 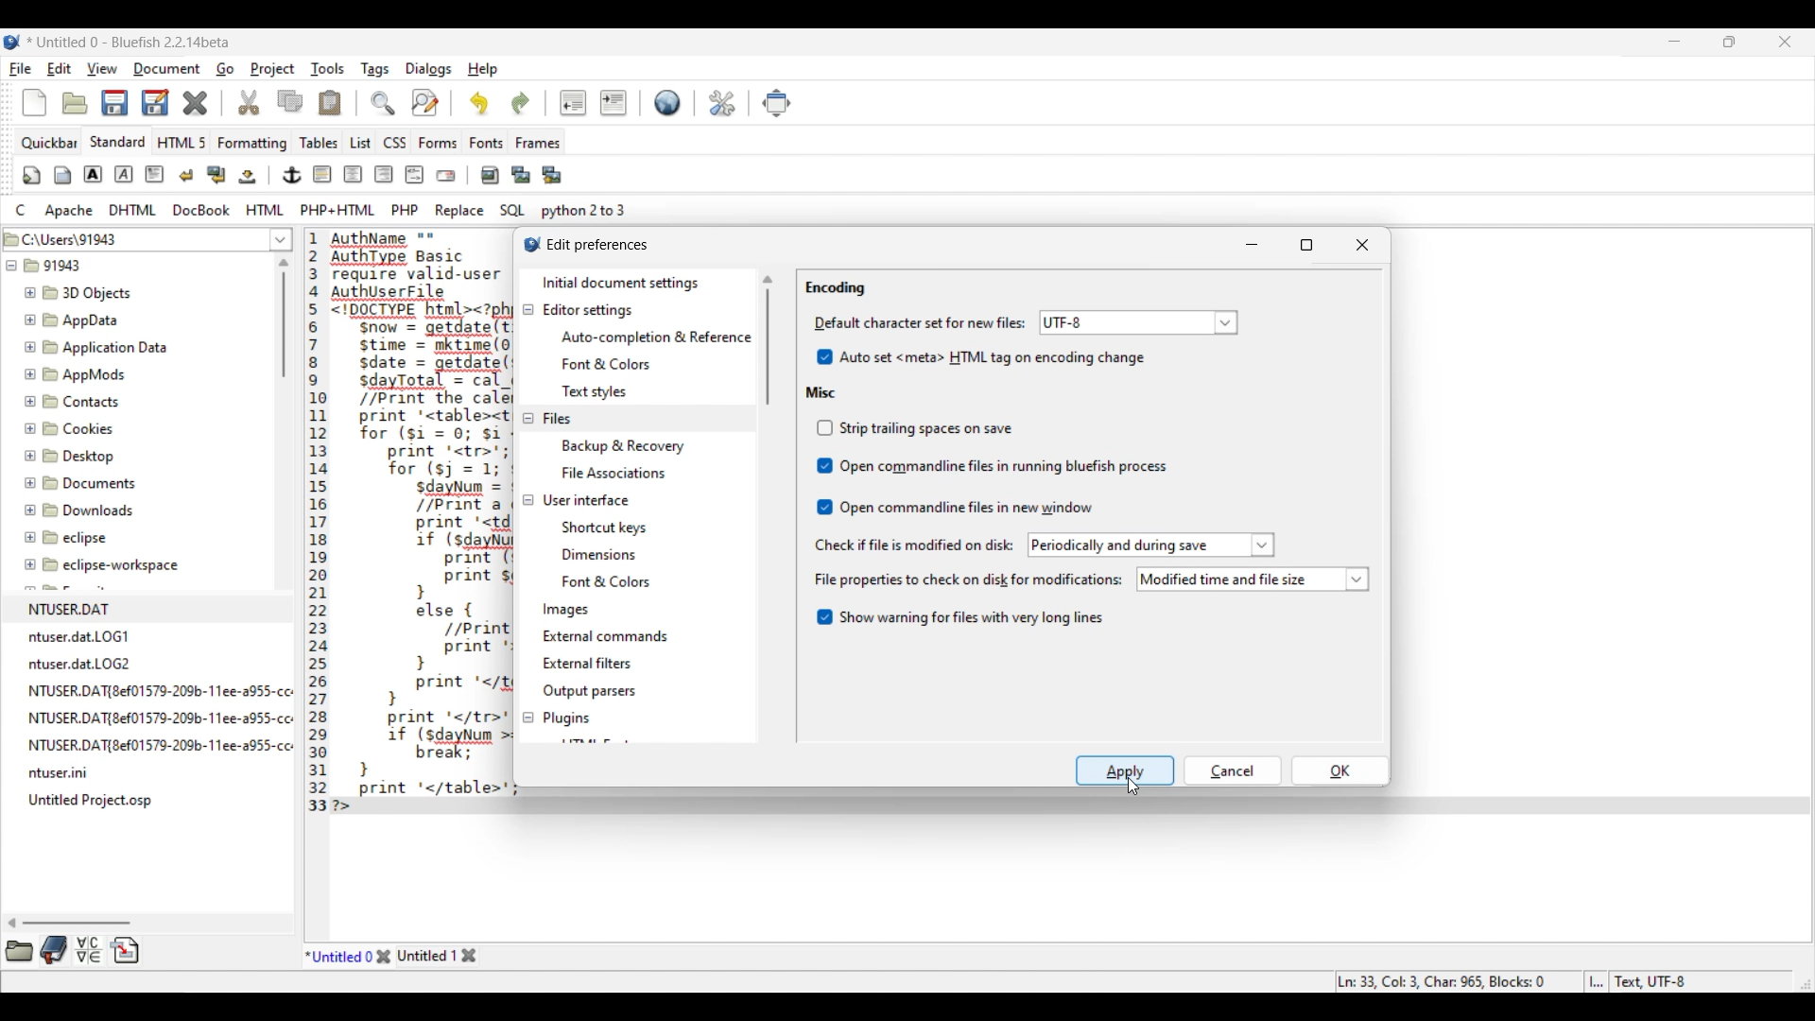 I want to click on Editor setting options, so click(x=655, y=365).